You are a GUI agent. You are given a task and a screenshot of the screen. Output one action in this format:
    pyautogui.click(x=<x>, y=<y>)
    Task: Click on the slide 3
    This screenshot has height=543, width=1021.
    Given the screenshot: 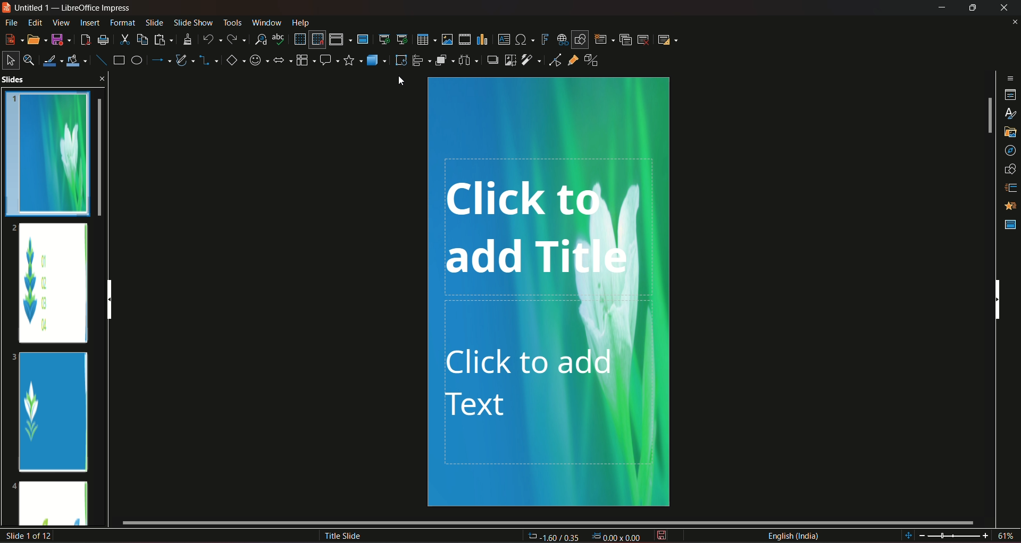 What is the action you would take?
    pyautogui.click(x=48, y=410)
    